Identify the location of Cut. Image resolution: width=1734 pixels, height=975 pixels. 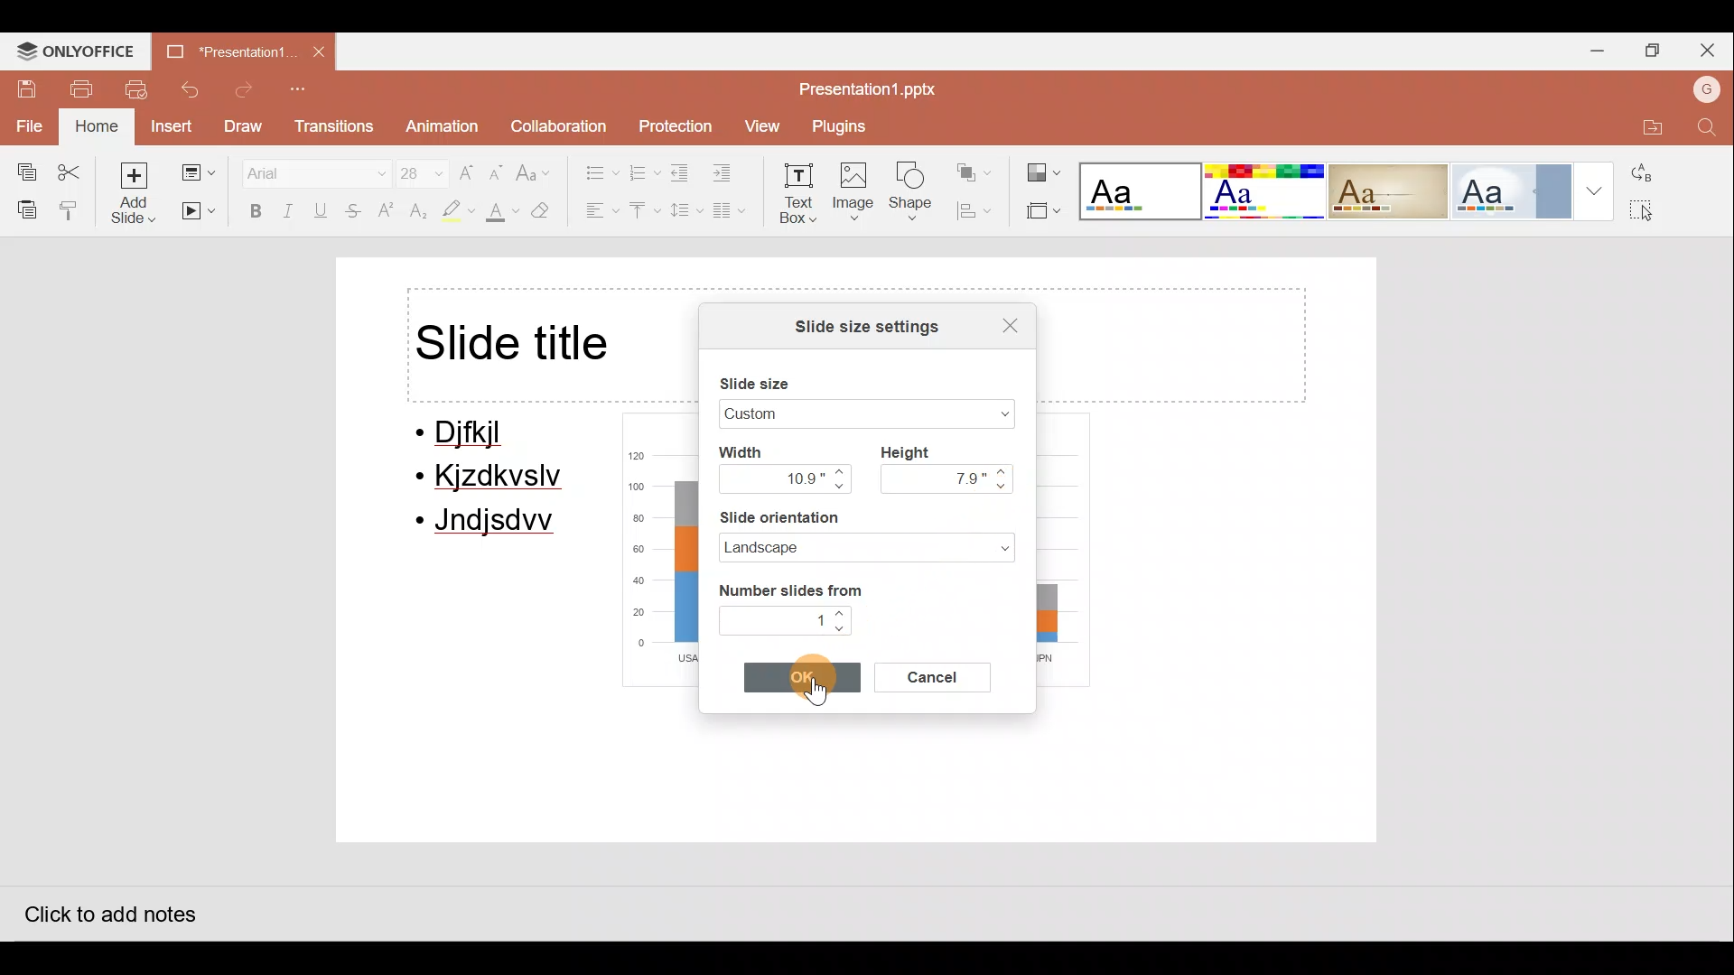
(74, 168).